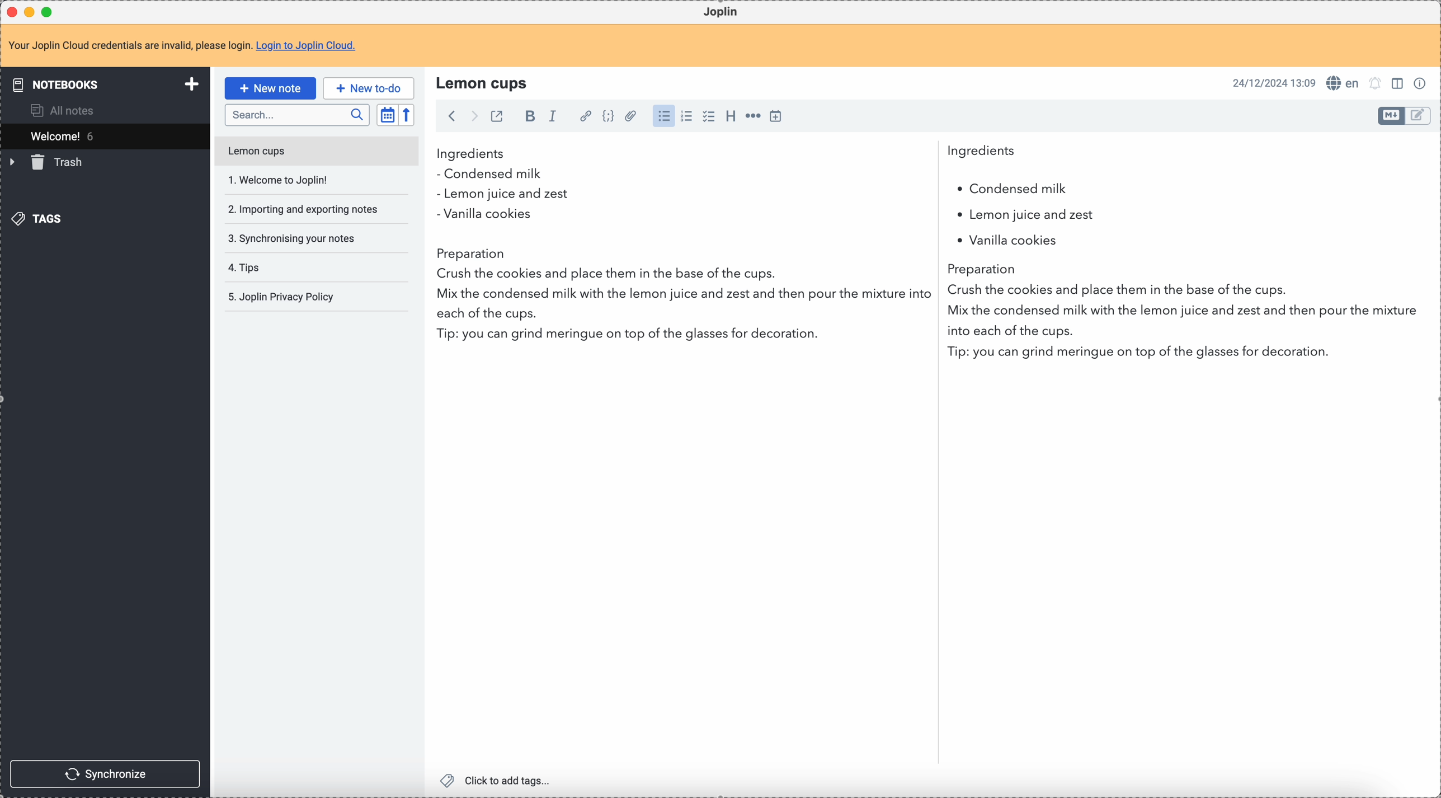  What do you see at coordinates (48, 162) in the screenshot?
I see `trash` at bounding box center [48, 162].